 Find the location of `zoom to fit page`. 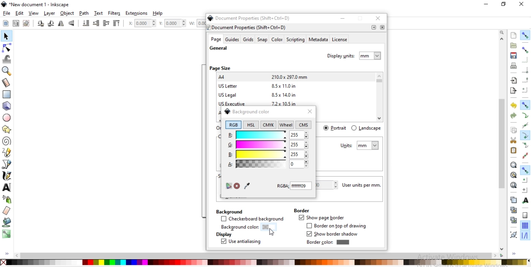

zoom to fit page is located at coordinates (513, 185).